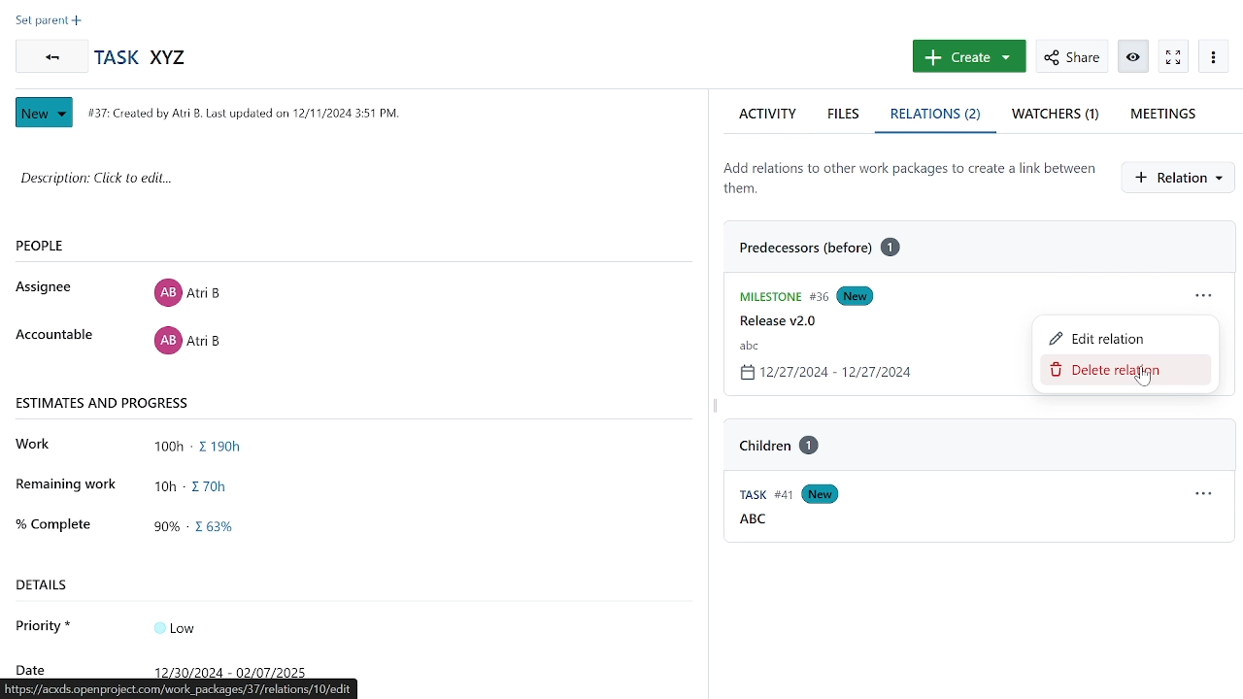 Image resolution: width=1243 pixels, height=699 pixels. I want to click on relation actions, so click(1201, 495).